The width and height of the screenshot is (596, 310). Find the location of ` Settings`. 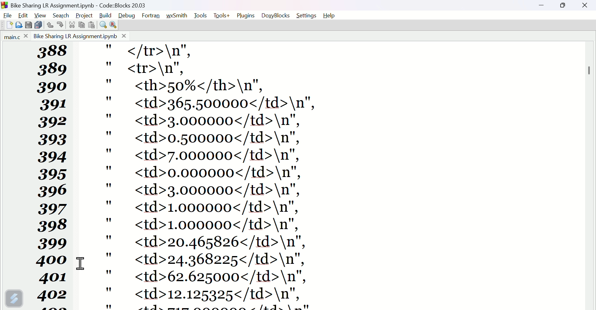

 Settings is located at coordinates (307, 15).